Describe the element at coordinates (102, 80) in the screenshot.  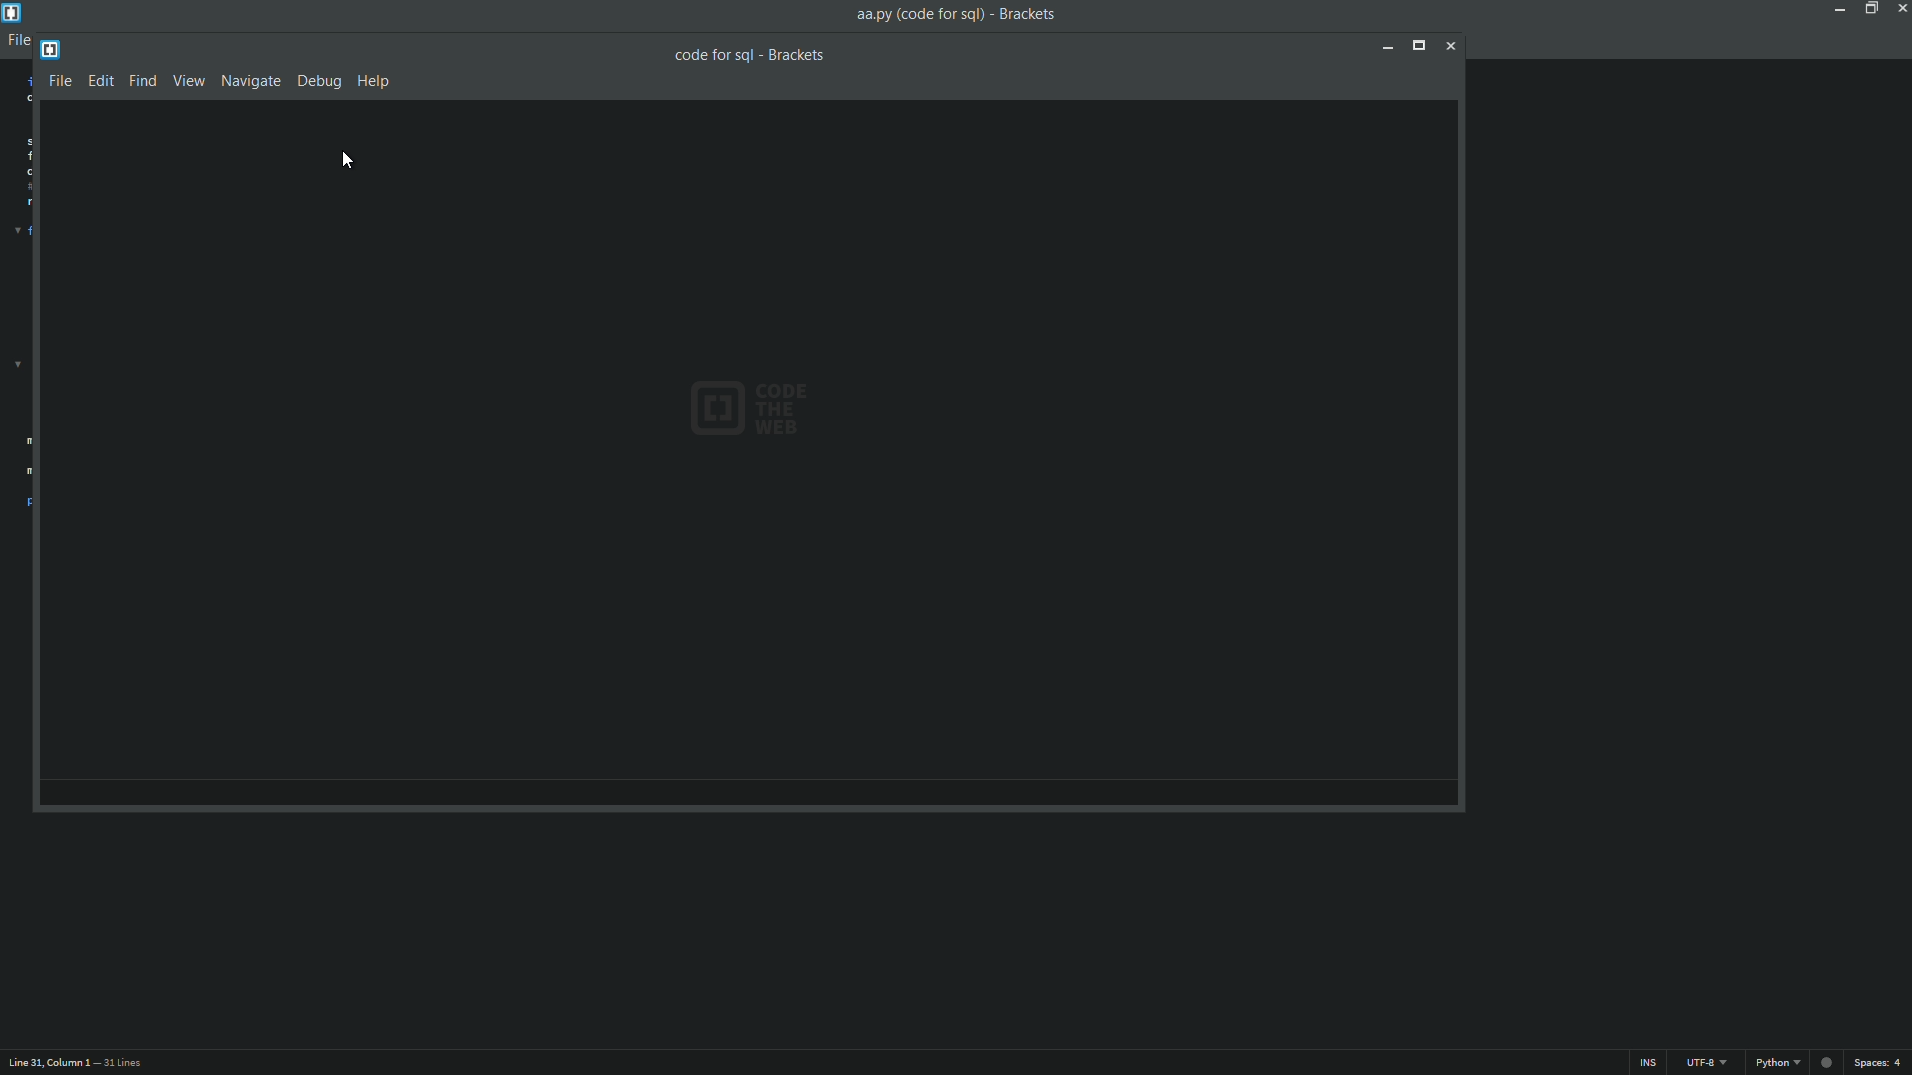
I see `Edit` at that location.